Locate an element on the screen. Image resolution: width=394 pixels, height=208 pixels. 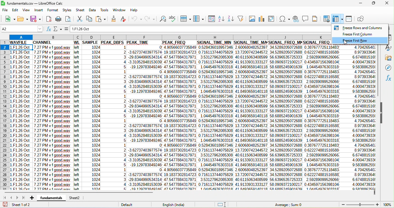
clear direct formatting is located at coordinates (123, 19).